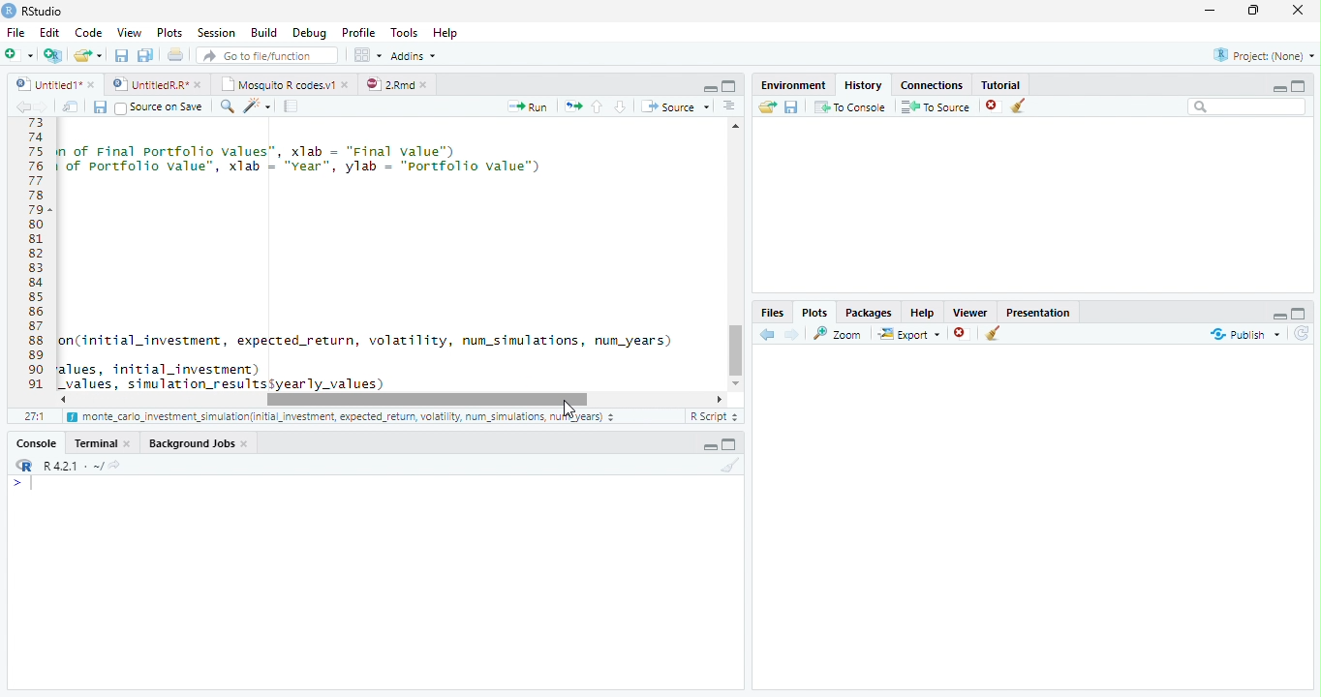 This screenshot has width=1321, height=697. What do you see at coordinates (375, 582) in the screenshot?
I see `Console` at bounding box center [375, 582].